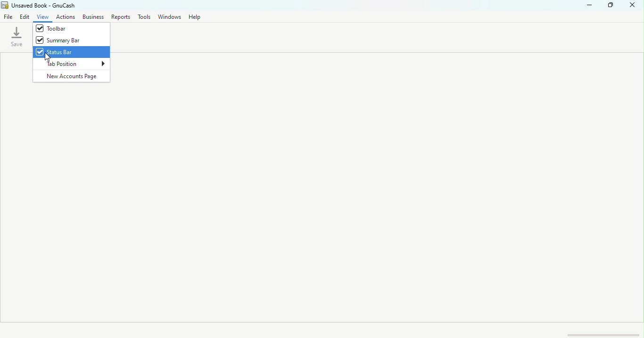 The height and width of the screenshot is (338, 644). I want to click on Status bar, so click(323, 329).